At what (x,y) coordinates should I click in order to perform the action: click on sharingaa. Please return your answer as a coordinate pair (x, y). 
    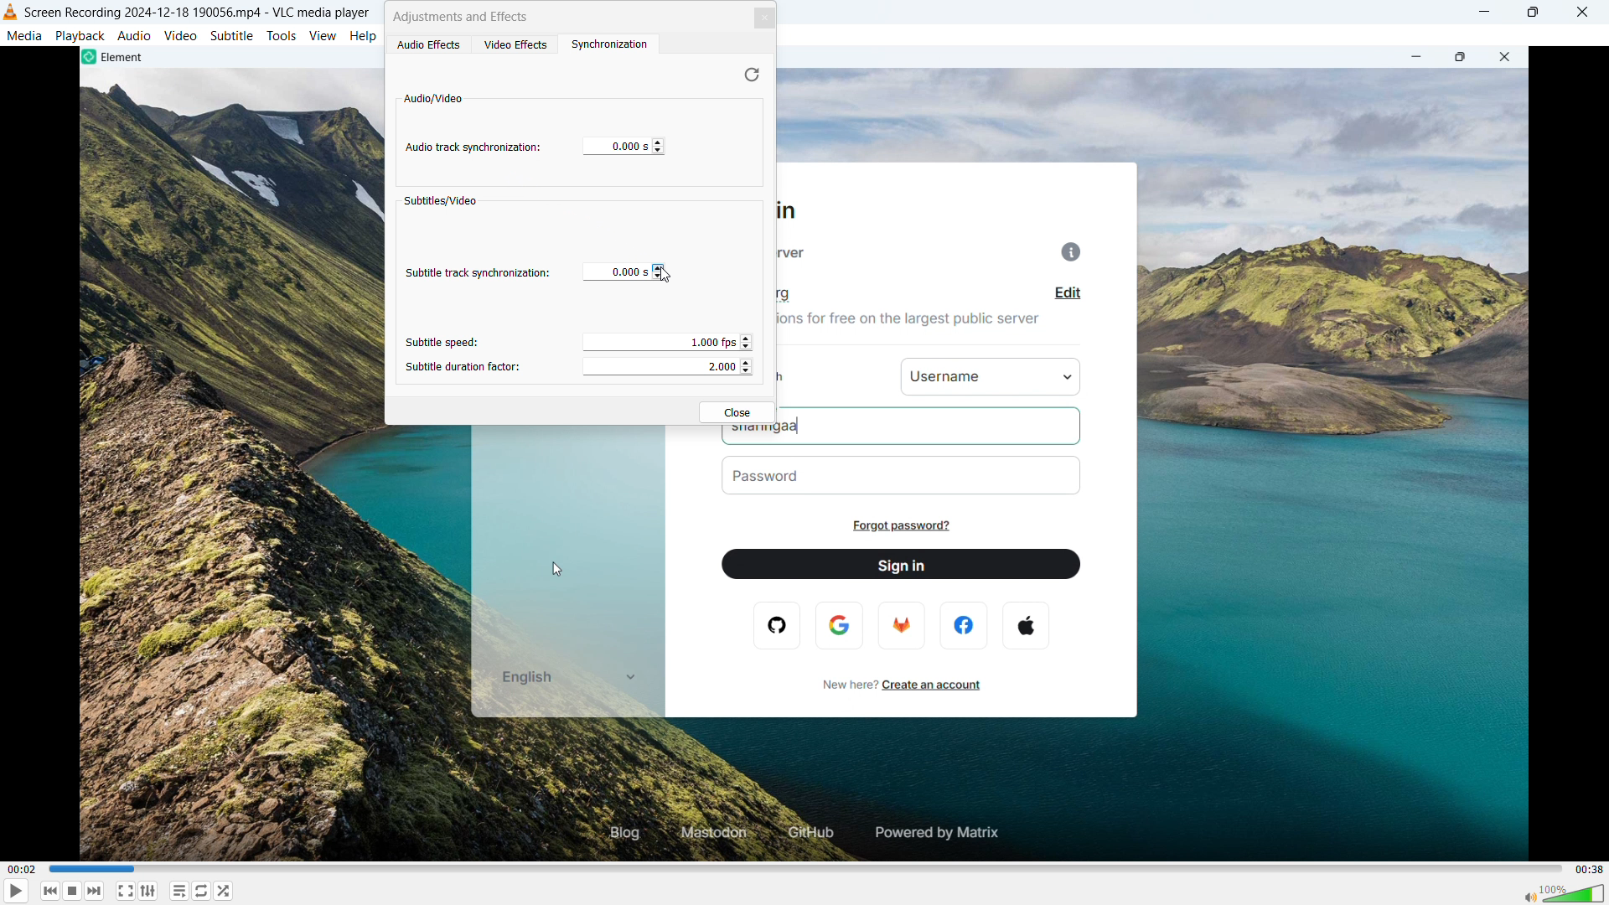
    Looking at the image, I should click on (904, 435).